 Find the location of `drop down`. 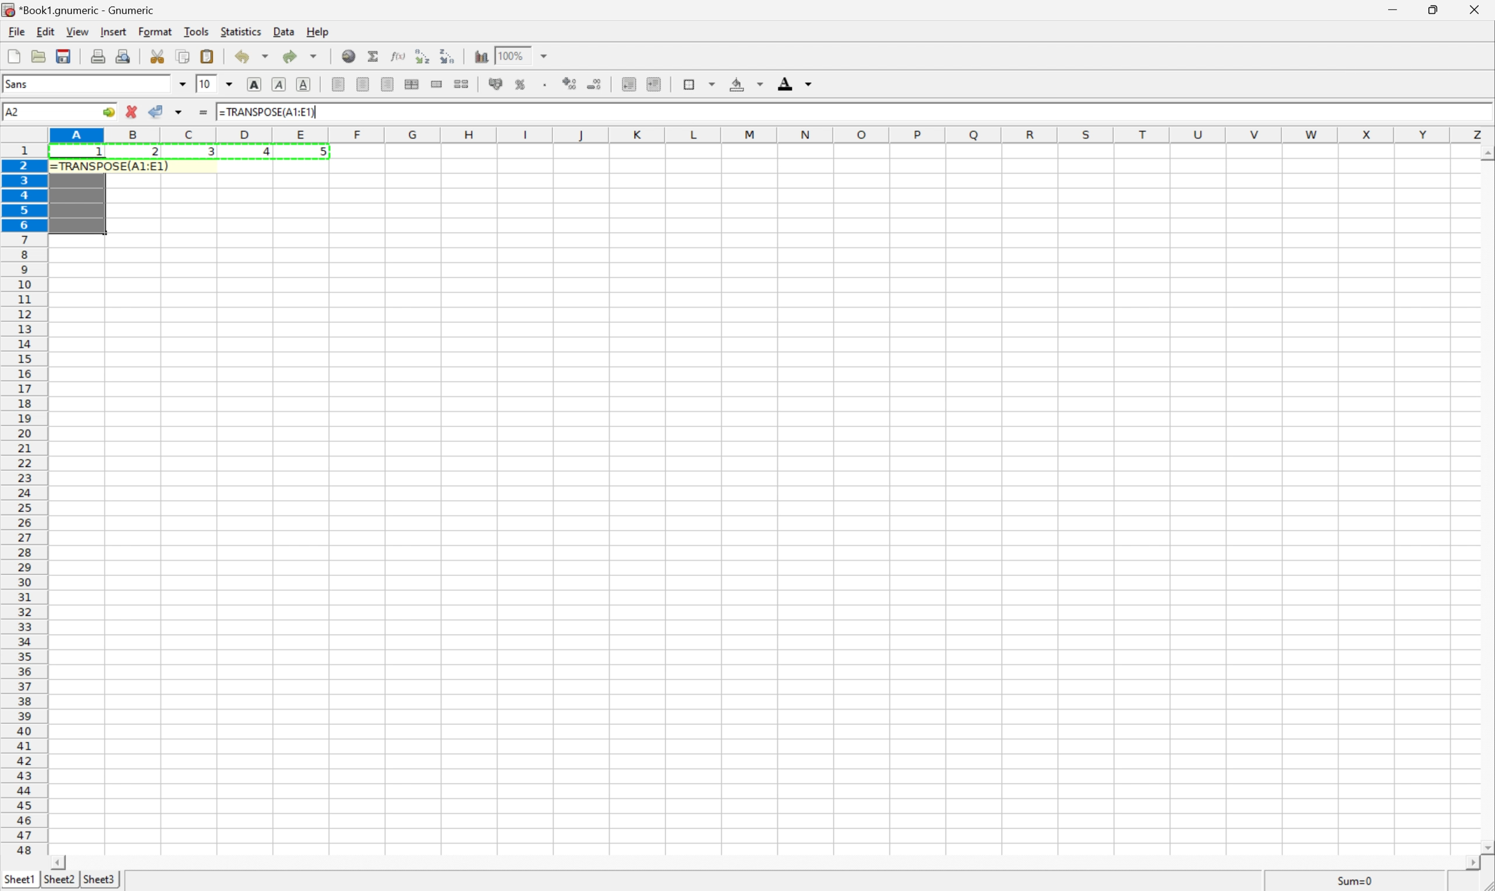

drop down is located at coordinates (183, 86).